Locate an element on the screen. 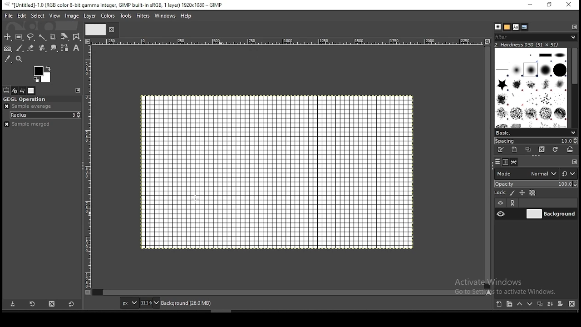 The height and width of the screenshot is (327, 581). minimize is located at coordinates (531, 5).